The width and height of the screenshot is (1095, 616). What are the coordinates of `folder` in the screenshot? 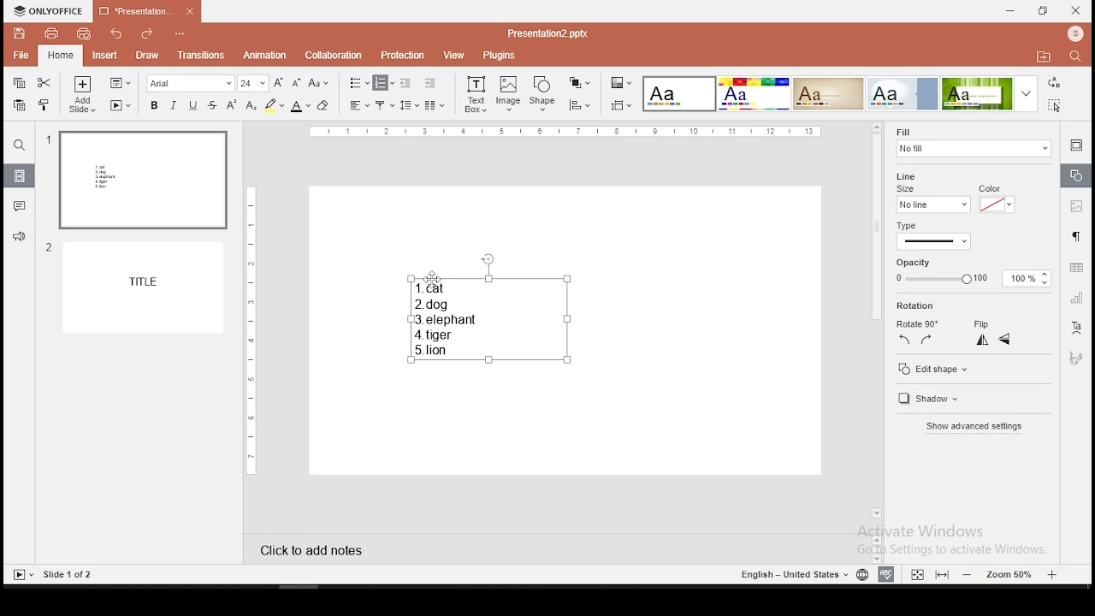 It's located at (1044, 56).